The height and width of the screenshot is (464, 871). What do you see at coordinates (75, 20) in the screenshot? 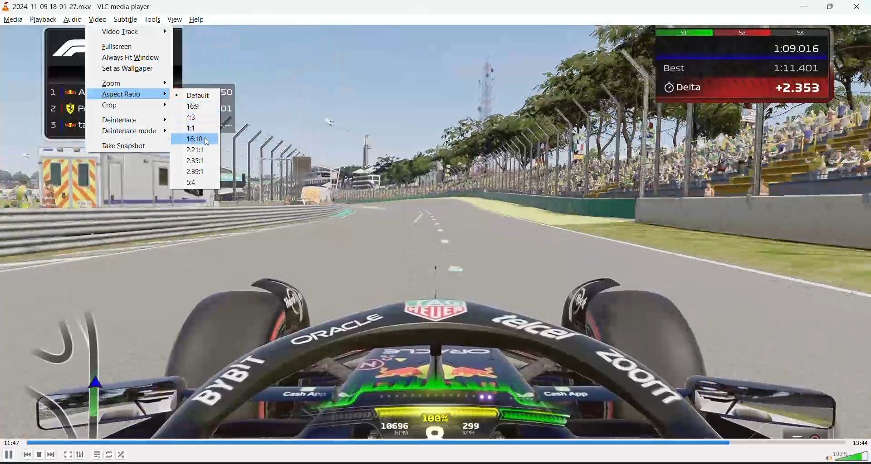
I see `audio` at bounding box center [75, 20].